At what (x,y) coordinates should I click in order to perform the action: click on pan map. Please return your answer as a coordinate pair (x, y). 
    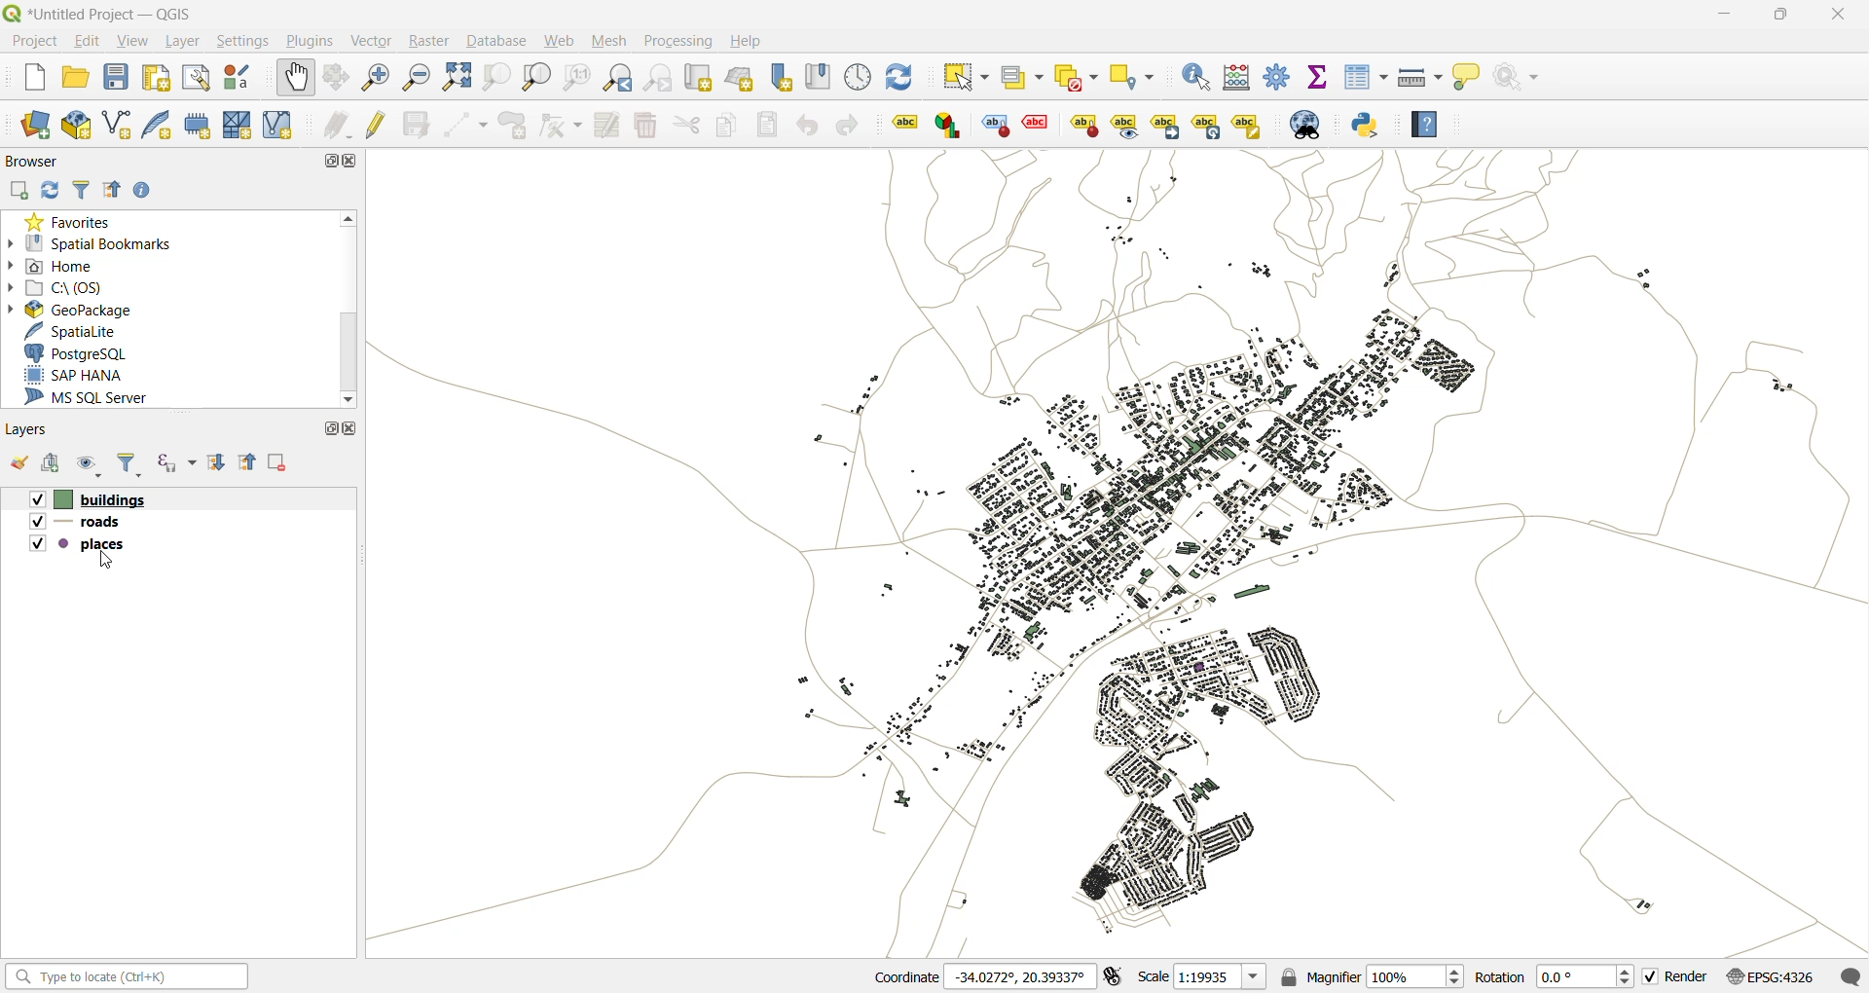
    Looking at the image, I should click on (299, 78).